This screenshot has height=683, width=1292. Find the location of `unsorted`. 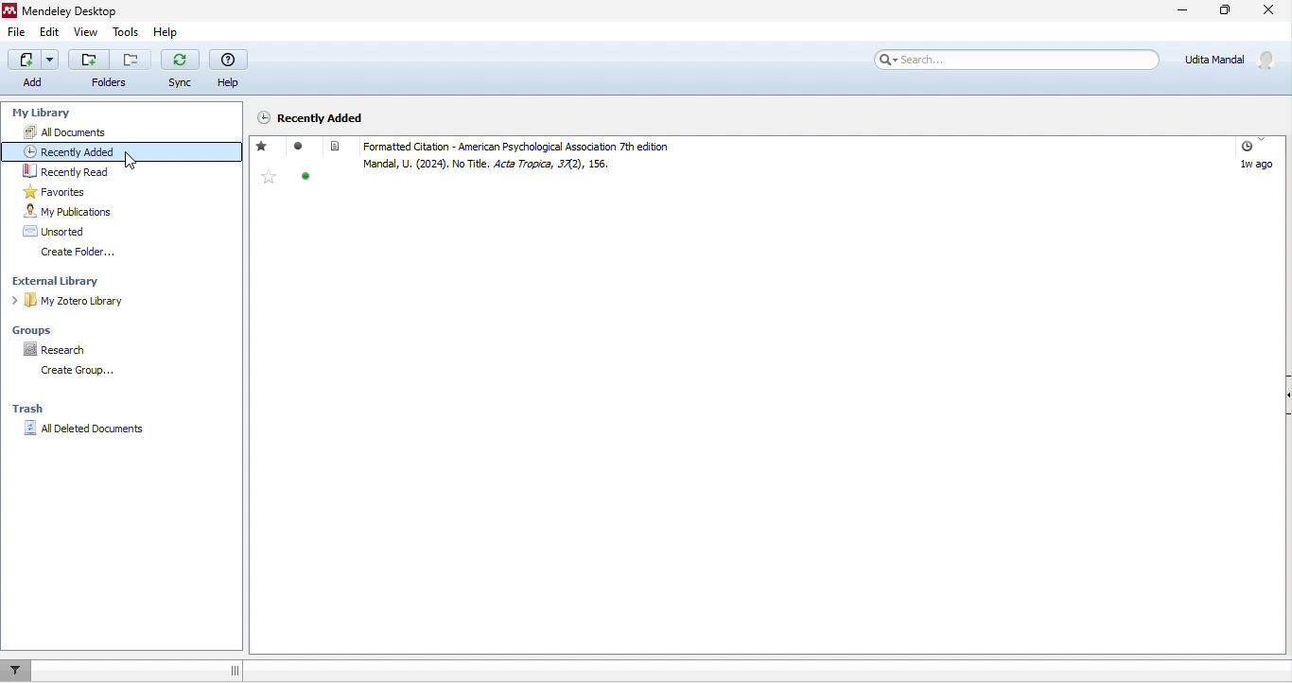

unsorted is located at coordinates (53, 231).